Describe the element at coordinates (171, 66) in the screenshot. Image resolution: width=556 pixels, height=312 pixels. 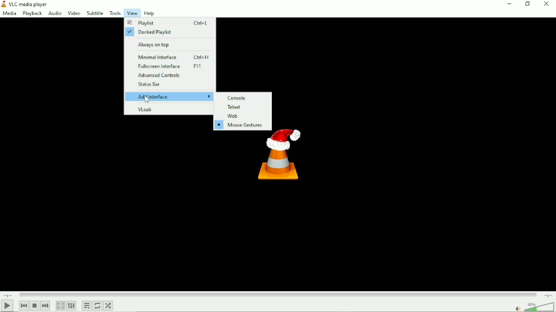
I see `Fullscreen interface` at that location.